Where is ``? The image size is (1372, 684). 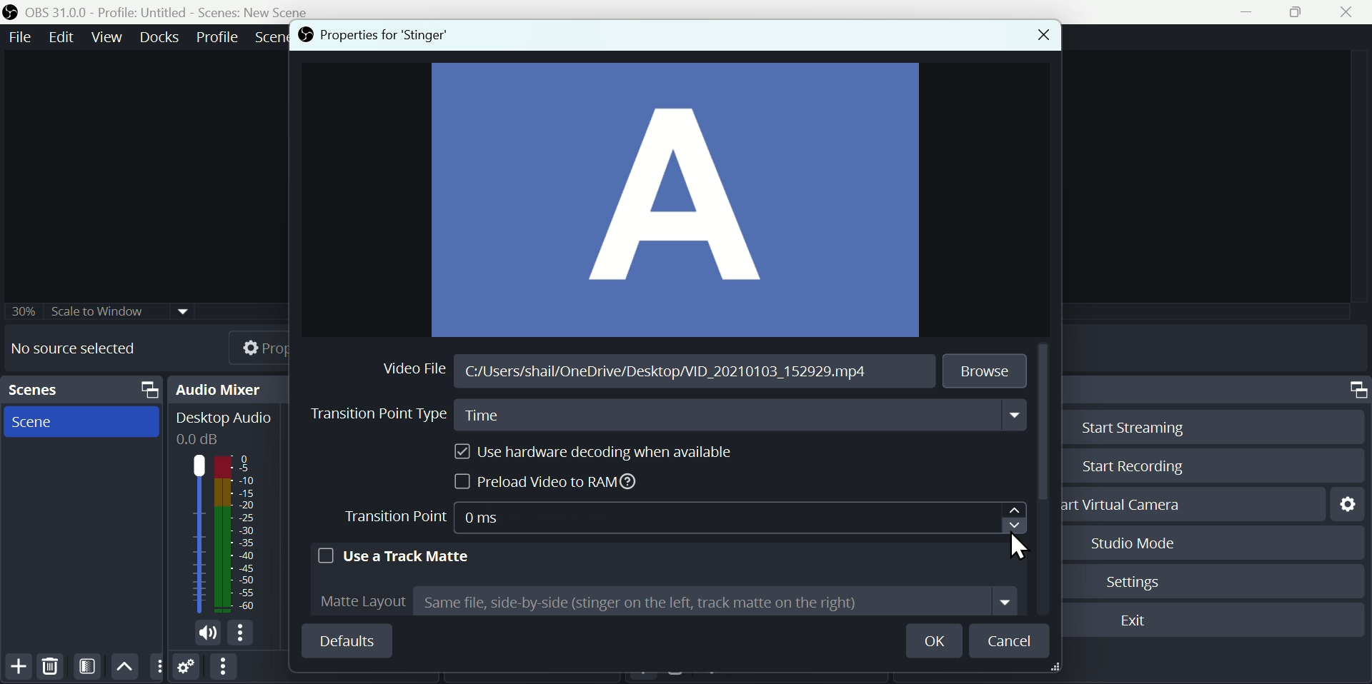  is located at coordinates (161, 36).